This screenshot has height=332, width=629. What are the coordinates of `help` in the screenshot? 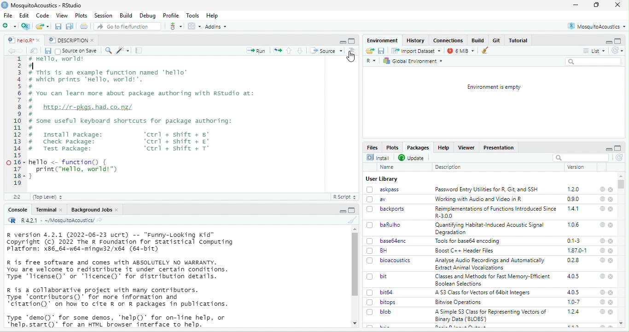 It's located at (602, 260).